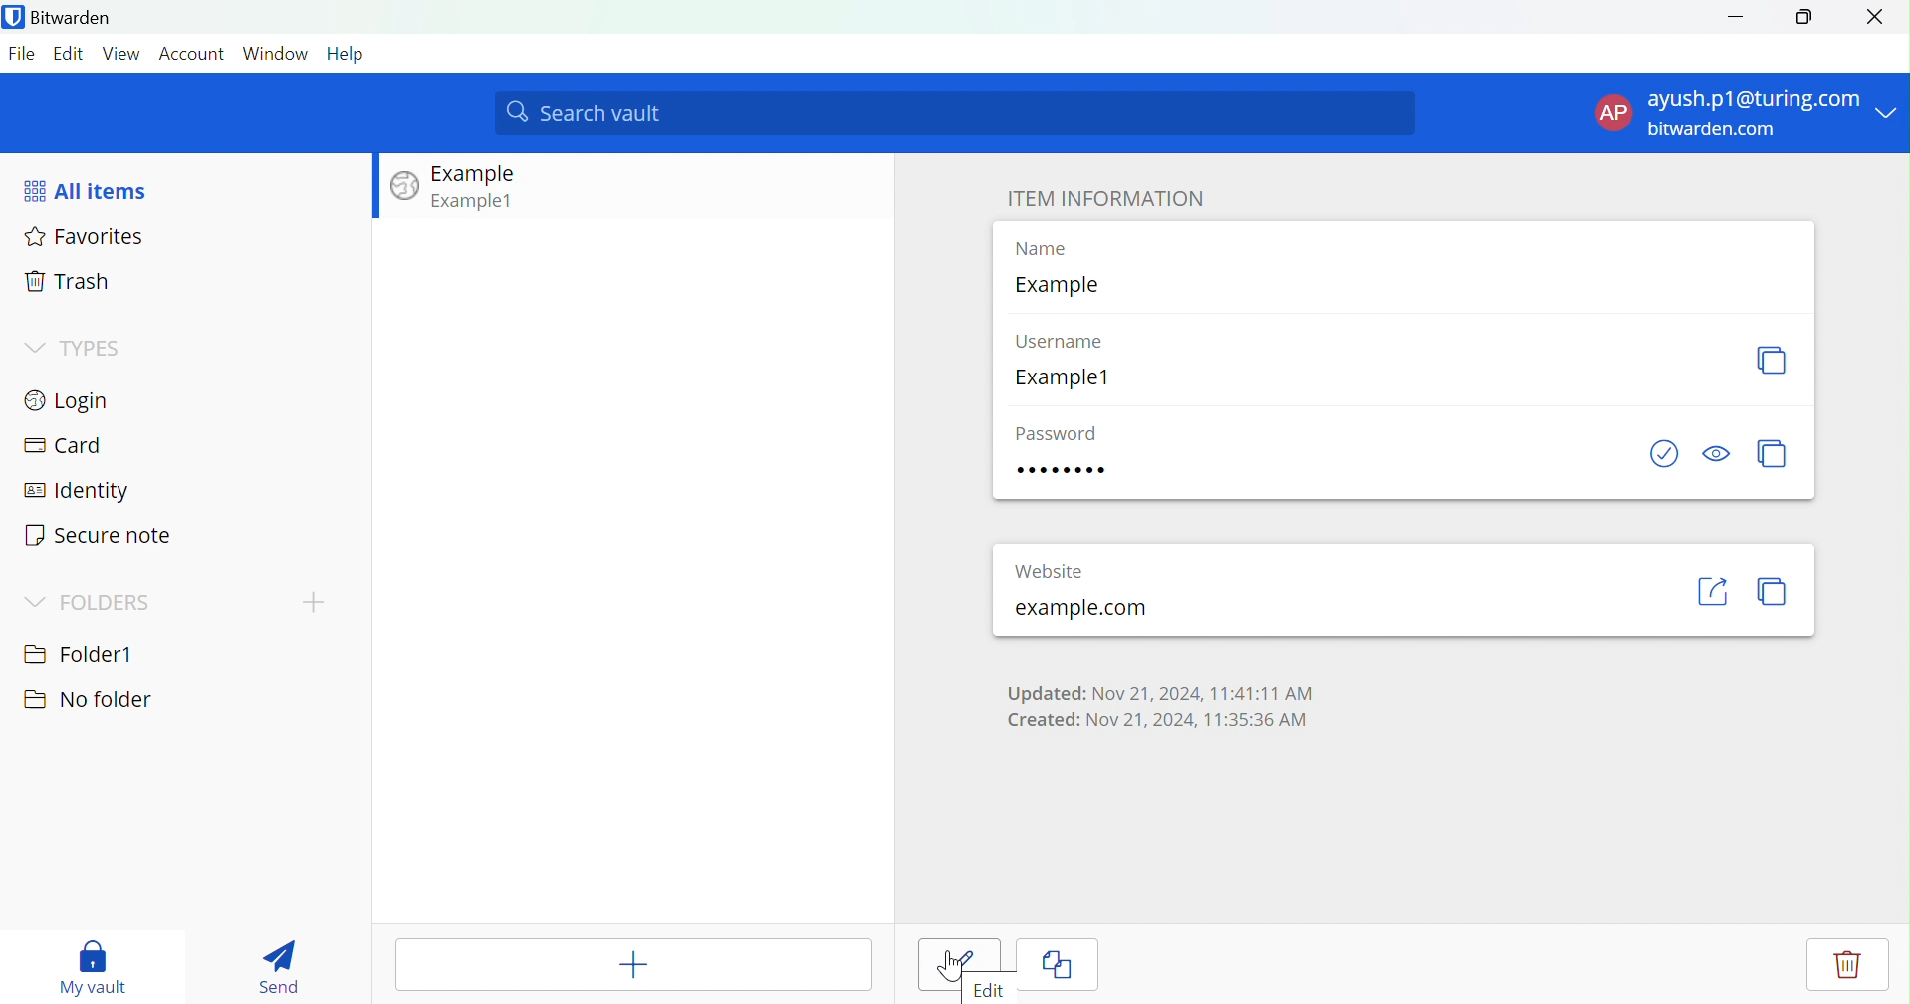 Image resolution: width=1910 pixels, height=1004 pixels. I want to click on Username, so click(1064, 343).